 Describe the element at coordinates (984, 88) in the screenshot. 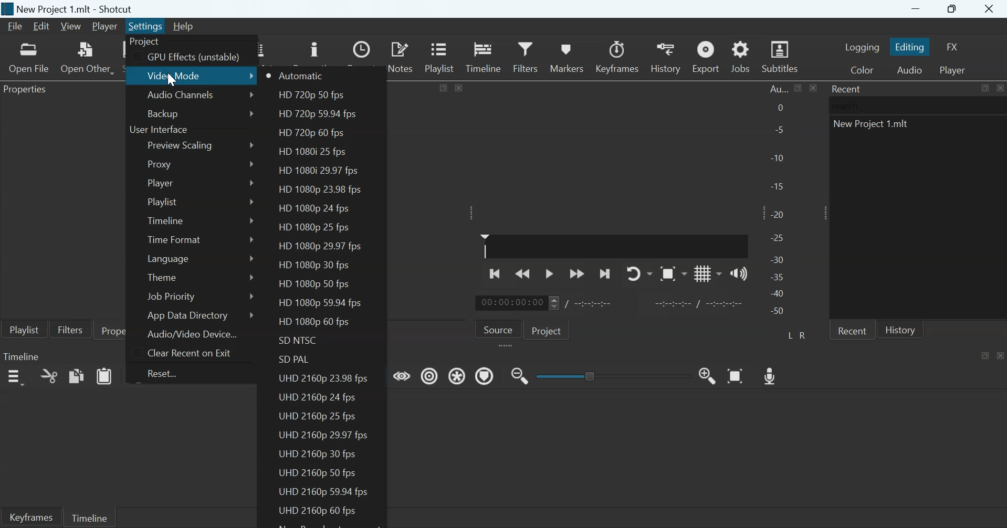

I see `Maximize` at that location.